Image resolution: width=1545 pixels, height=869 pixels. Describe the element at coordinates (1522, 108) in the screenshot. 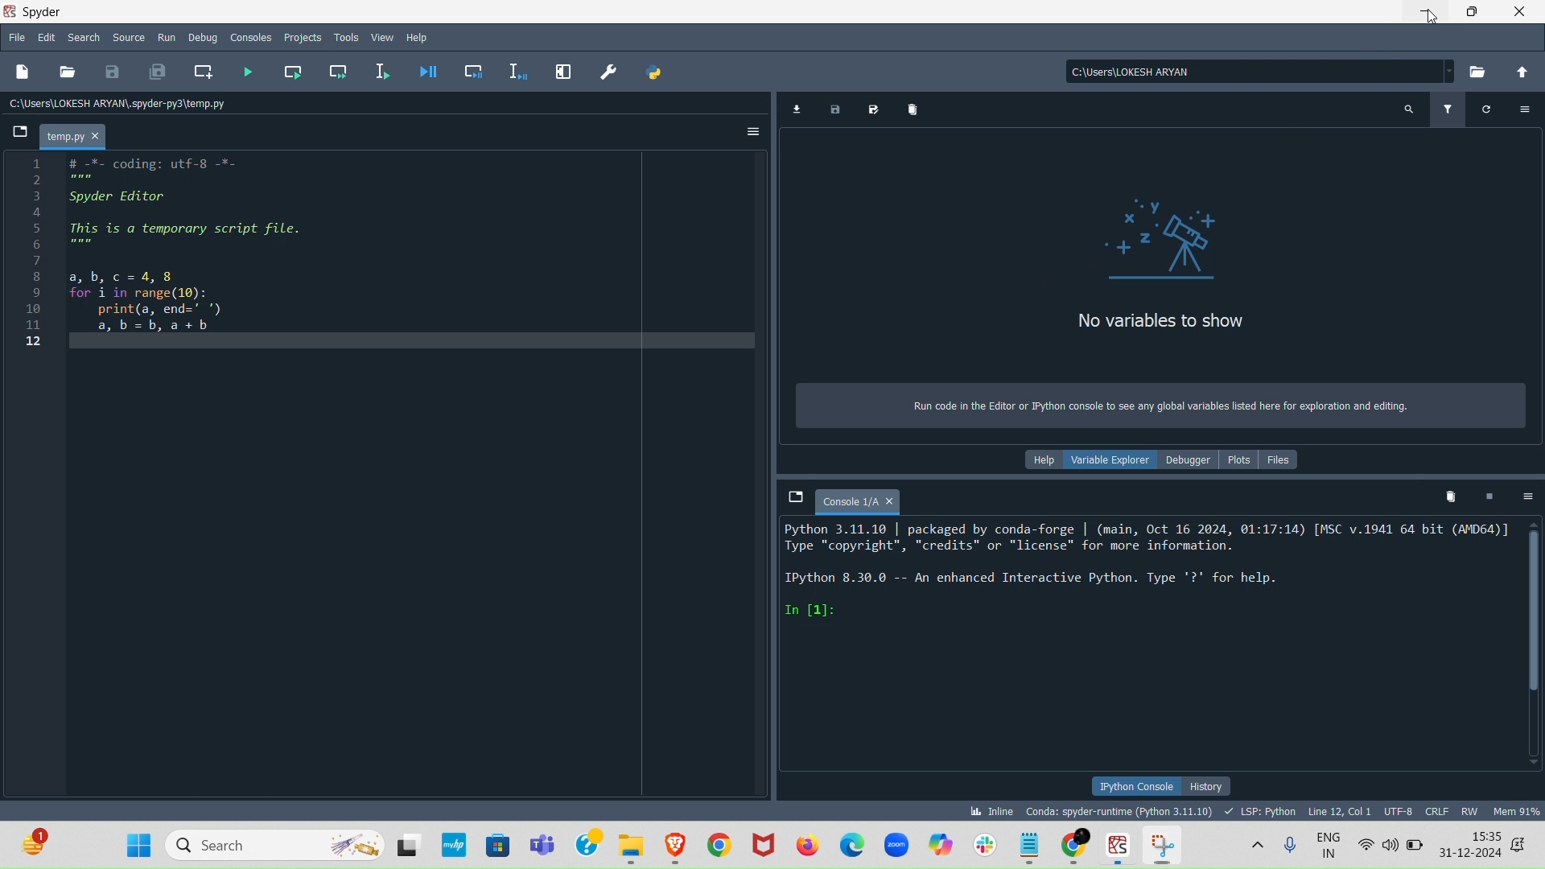

I see `Options` at that location.